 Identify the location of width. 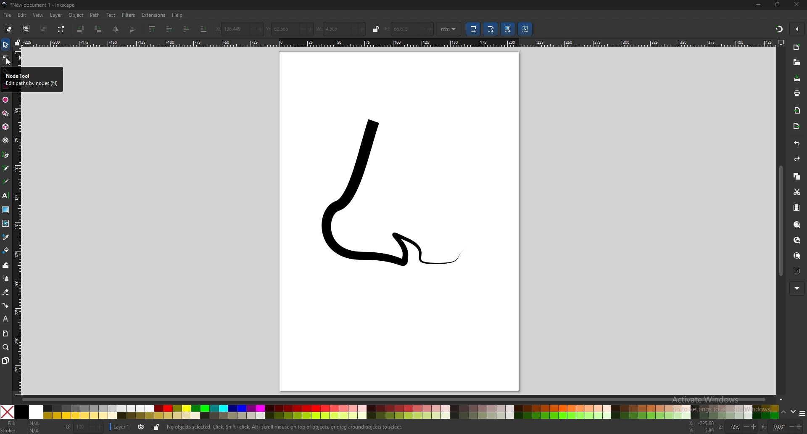
(340, 29).